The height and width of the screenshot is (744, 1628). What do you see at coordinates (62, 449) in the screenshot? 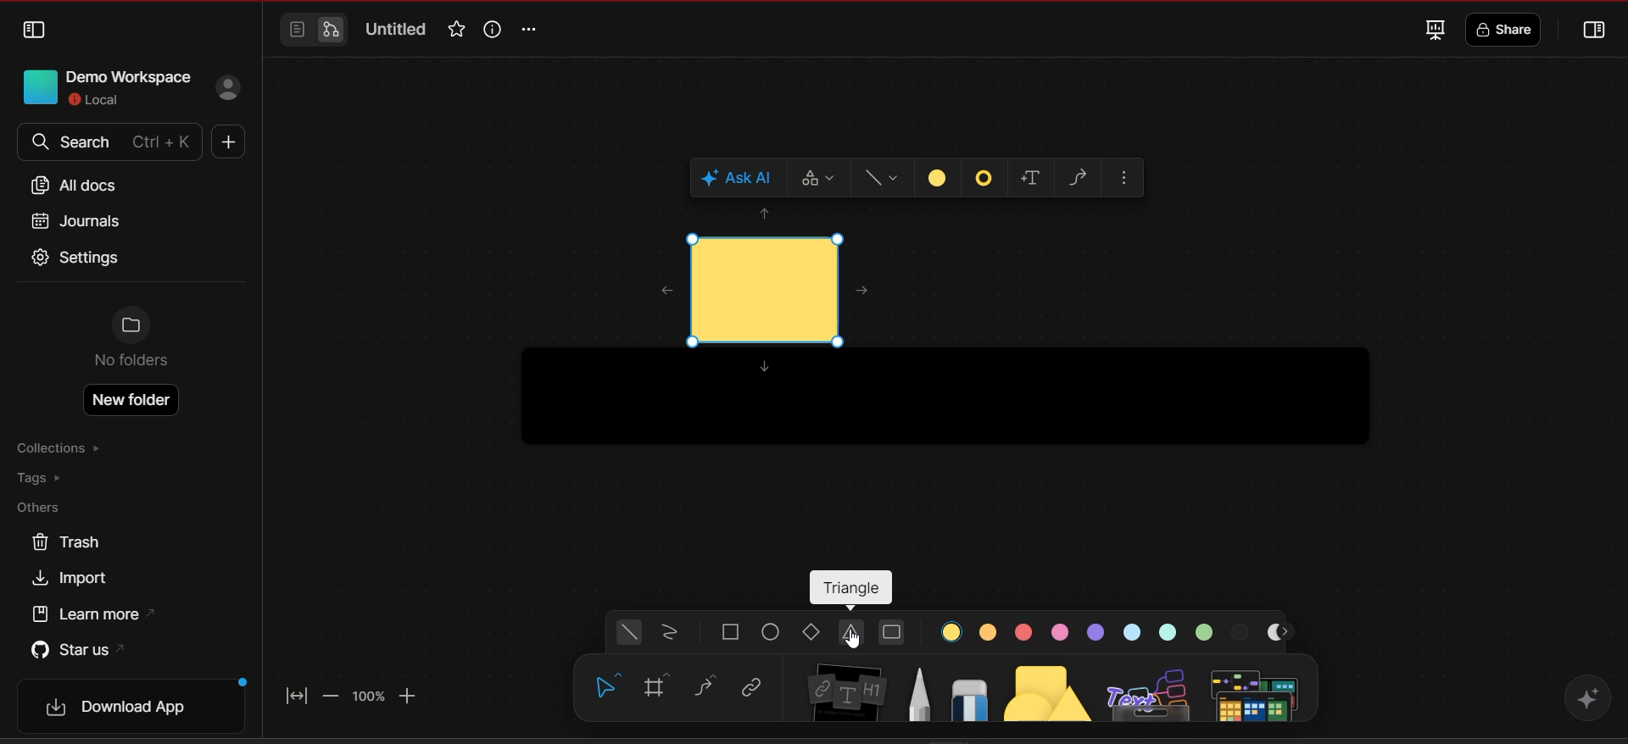
I see `collections` at bounding box center [62, 449].